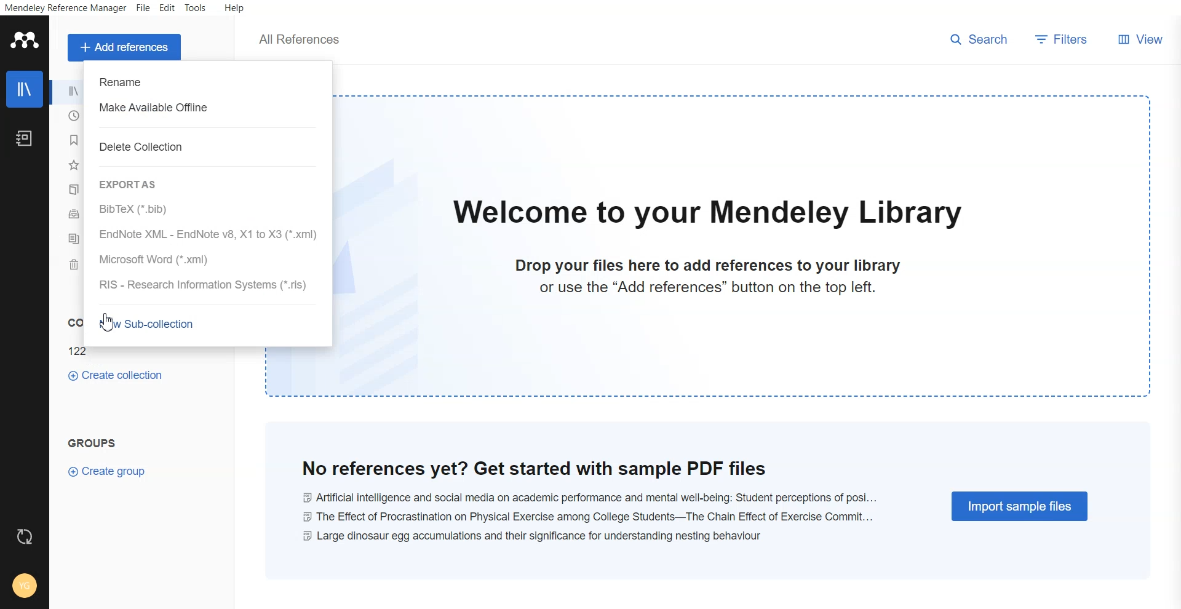 This screenshot has width=1181, height=609. I want to click on File, so click(143, 7).